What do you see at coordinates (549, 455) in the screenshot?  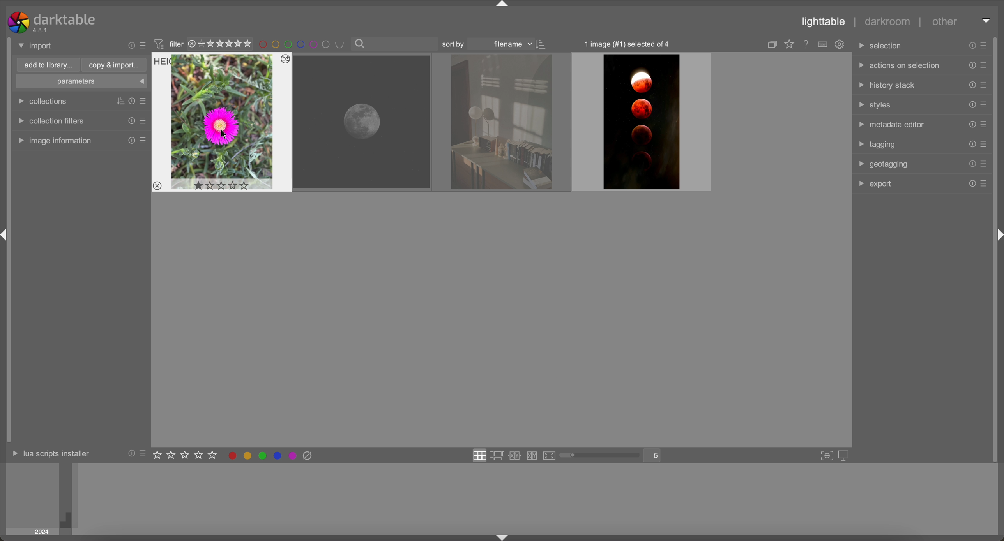 I see `preview layout` at bounding box center [549, 455].